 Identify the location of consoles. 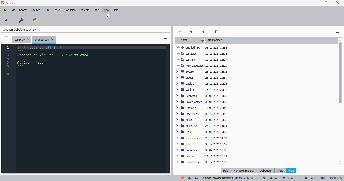
(70, 10).